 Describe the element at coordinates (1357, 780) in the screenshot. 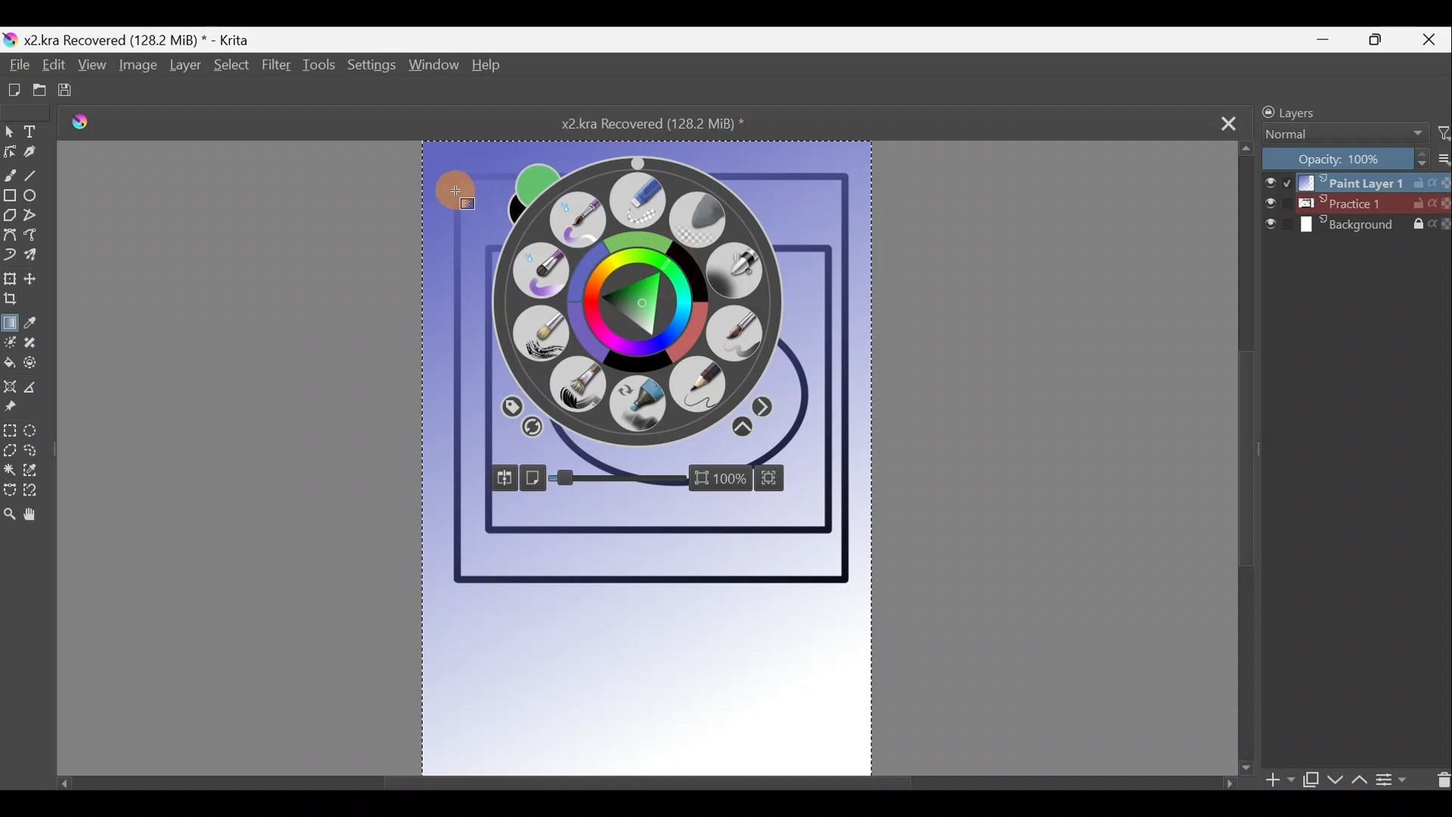

I see `Move layer/mask up` at that location.